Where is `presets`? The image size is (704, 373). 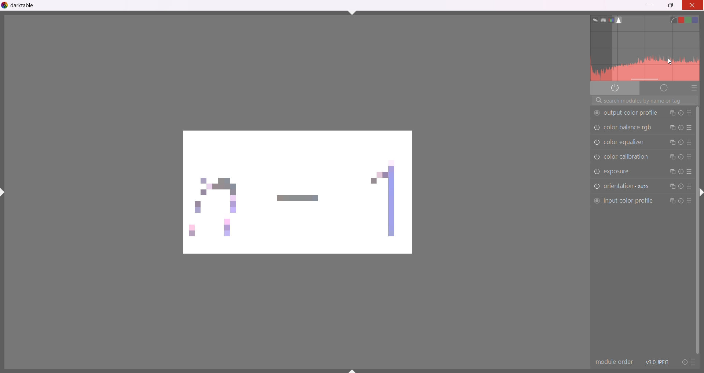
presets is located at coordinates (694, 89).